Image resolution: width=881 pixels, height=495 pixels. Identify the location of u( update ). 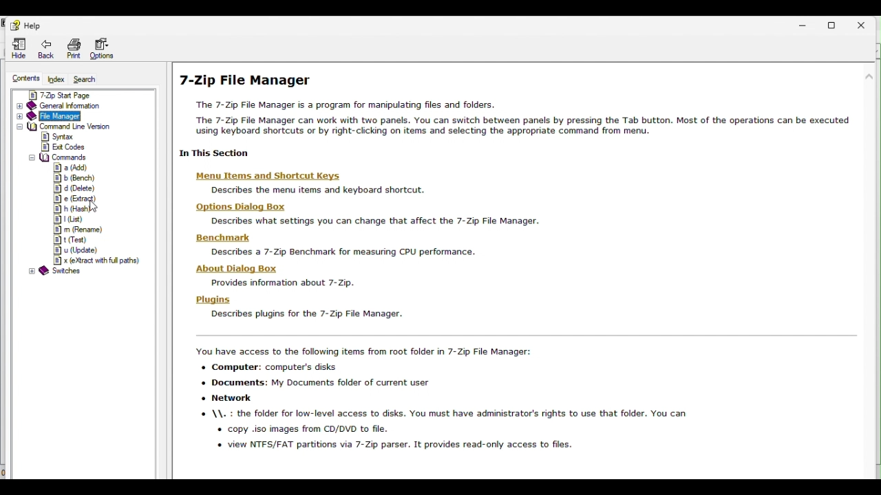
(72, 249).